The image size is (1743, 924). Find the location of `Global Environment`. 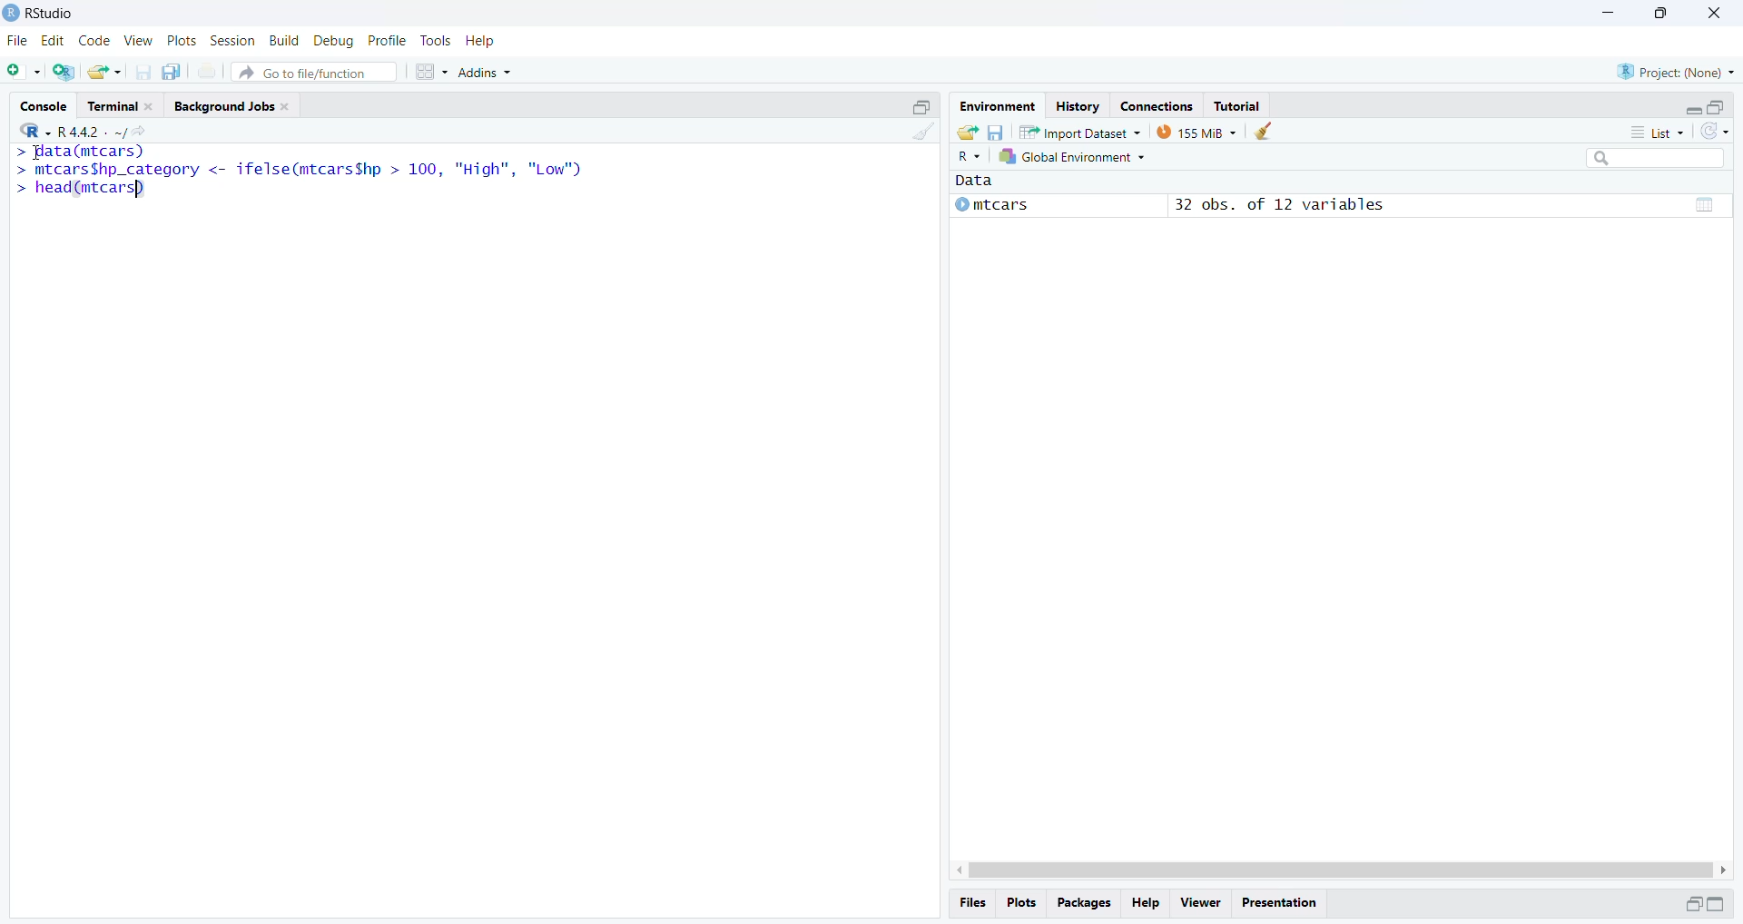

Global Environment is located at coordinates (1076, 159).